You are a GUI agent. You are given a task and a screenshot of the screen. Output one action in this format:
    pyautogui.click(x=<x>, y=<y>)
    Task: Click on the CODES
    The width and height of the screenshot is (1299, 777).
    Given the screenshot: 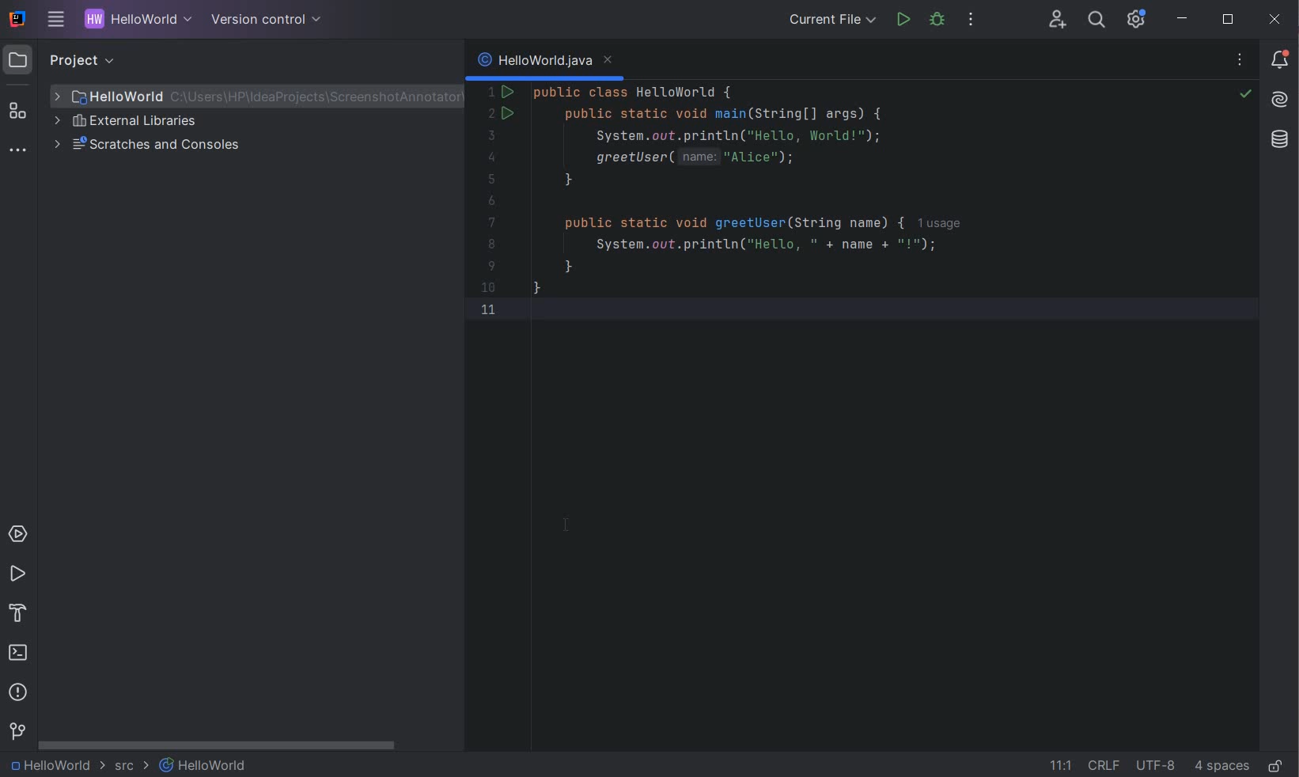 What is the action you would take?
    pyautogui.click(x=793, y=212)
    